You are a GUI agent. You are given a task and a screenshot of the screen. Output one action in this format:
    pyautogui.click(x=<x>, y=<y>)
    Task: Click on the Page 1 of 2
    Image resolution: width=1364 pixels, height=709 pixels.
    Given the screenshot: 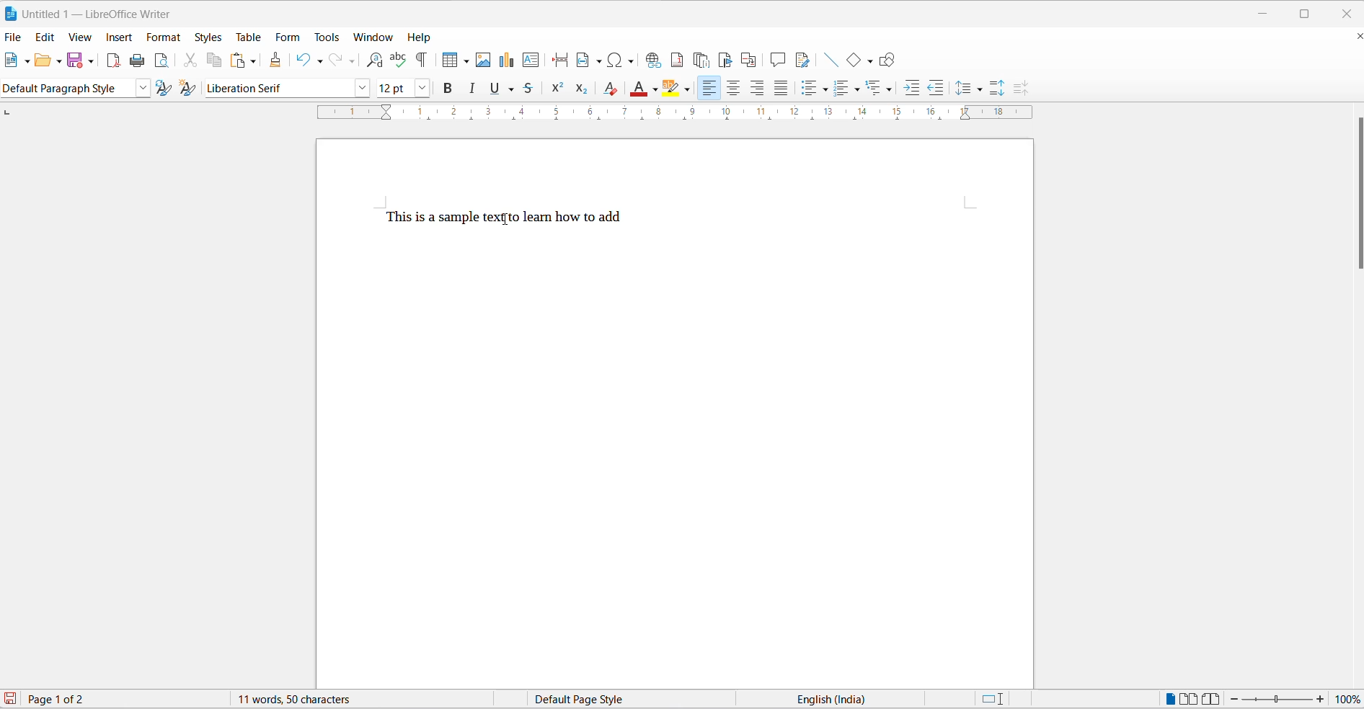 What is the action you would take?
    pyautogui.click(x=57, y=698)
    